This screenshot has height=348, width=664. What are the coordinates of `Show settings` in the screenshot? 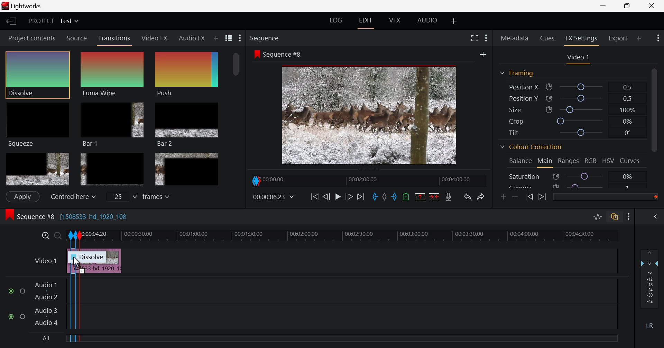 It's located at (486, 38).